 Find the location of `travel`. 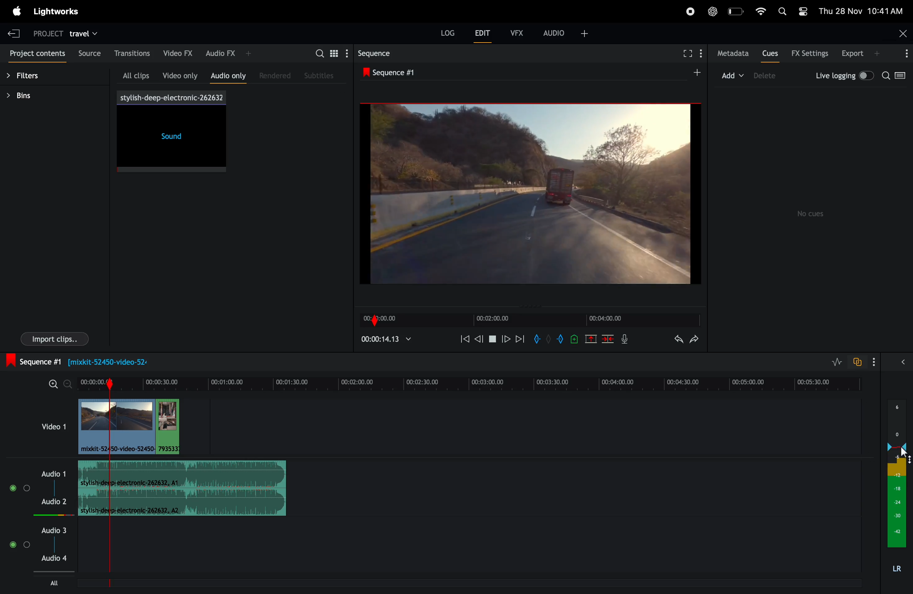

travel is located at coordinates (84, 35).